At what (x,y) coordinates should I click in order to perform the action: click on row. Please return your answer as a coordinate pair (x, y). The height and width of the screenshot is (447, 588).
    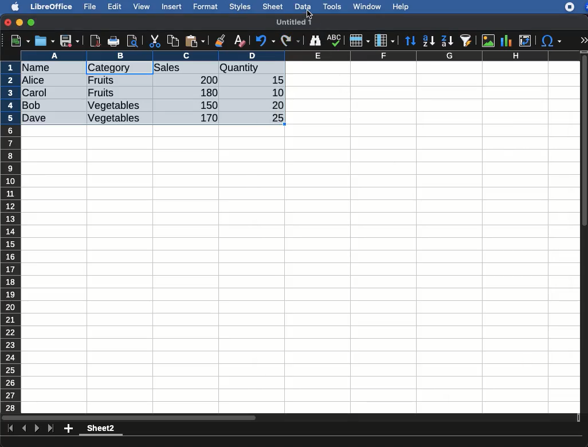
    Looking at the image, I should click on (359, 41).